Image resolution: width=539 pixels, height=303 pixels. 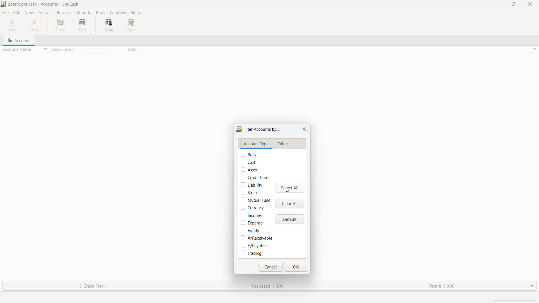 I want to click on close, so click(x=530, y=4).